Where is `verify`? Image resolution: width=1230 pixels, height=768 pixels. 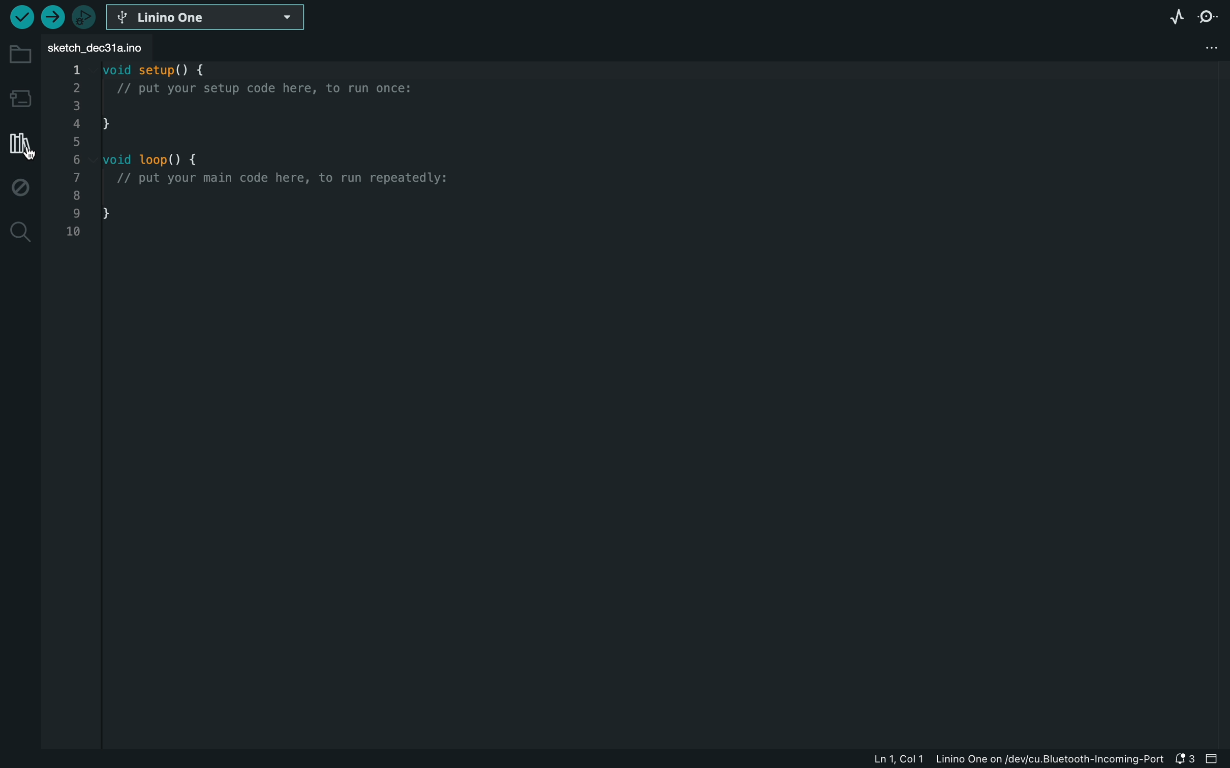 verify is located at coordinates (22, 17).